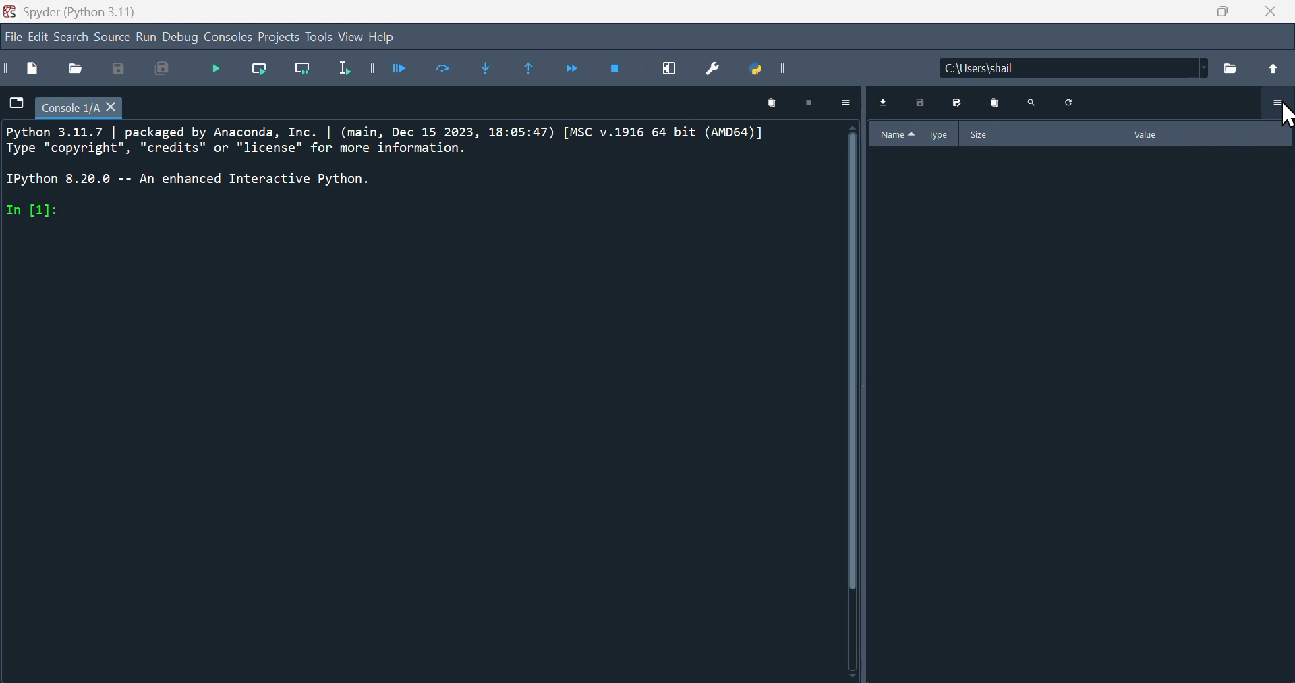 The height and width of the screenshot is (683, 1295). Describe the element at coordinates (40, 36) in the screenshot. I see `Edit` at that location.